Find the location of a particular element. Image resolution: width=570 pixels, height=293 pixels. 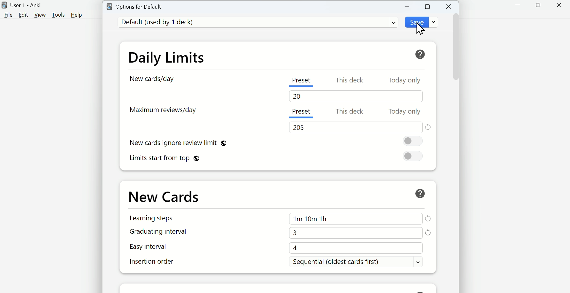

Preset is located at coordinates (304, 82).